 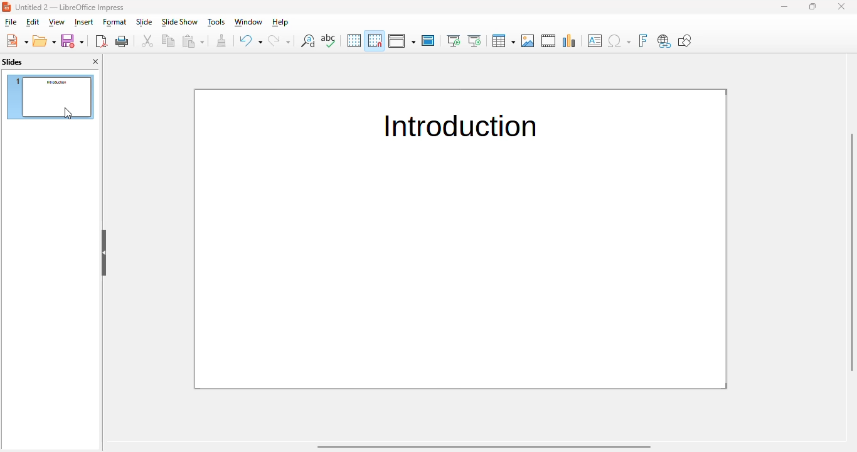 What do you see at coordinates (17, 41) in the screenshot?
I see `new` at bounding box center [17, 41].